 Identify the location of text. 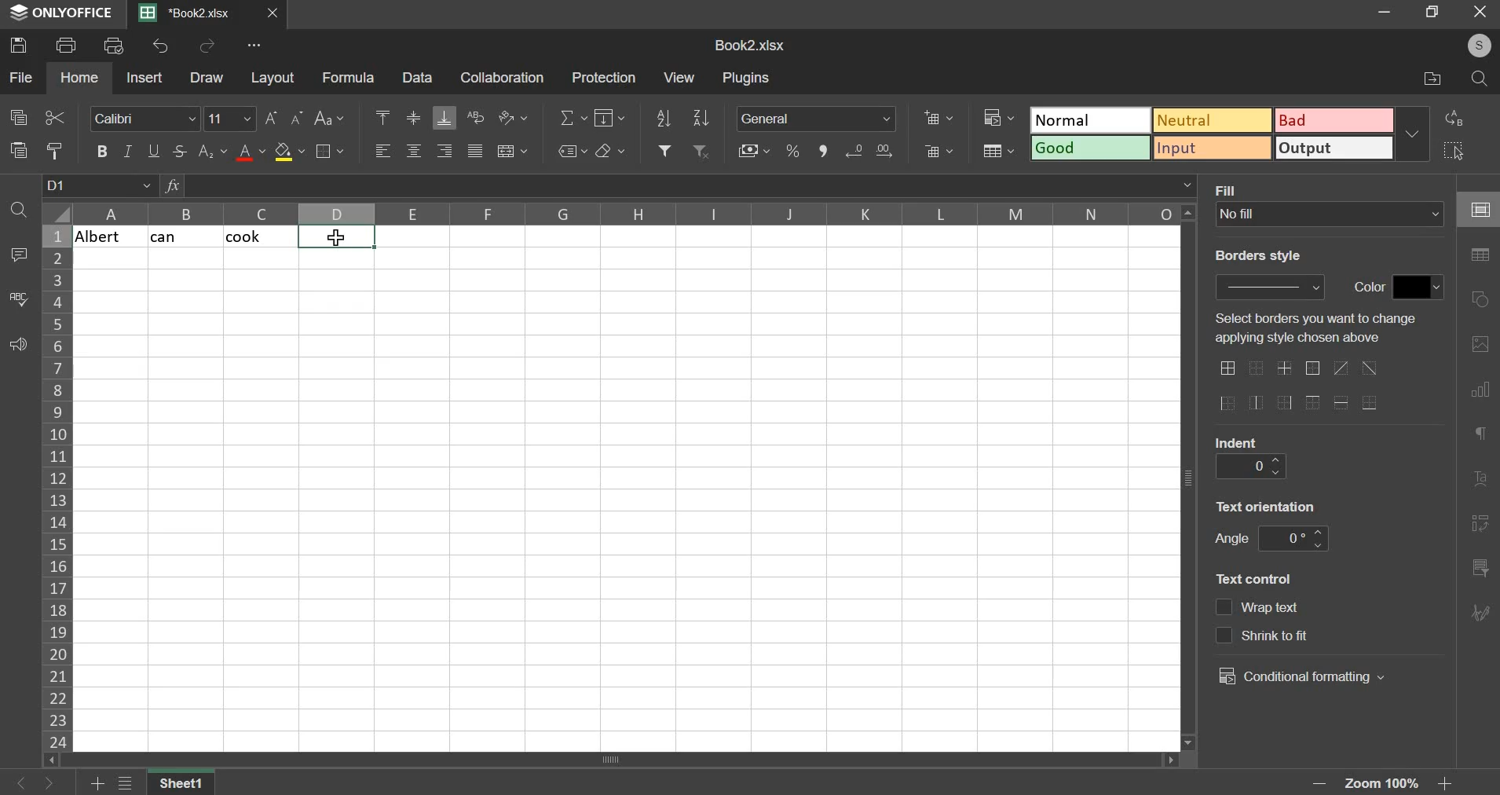
(1369, 285).